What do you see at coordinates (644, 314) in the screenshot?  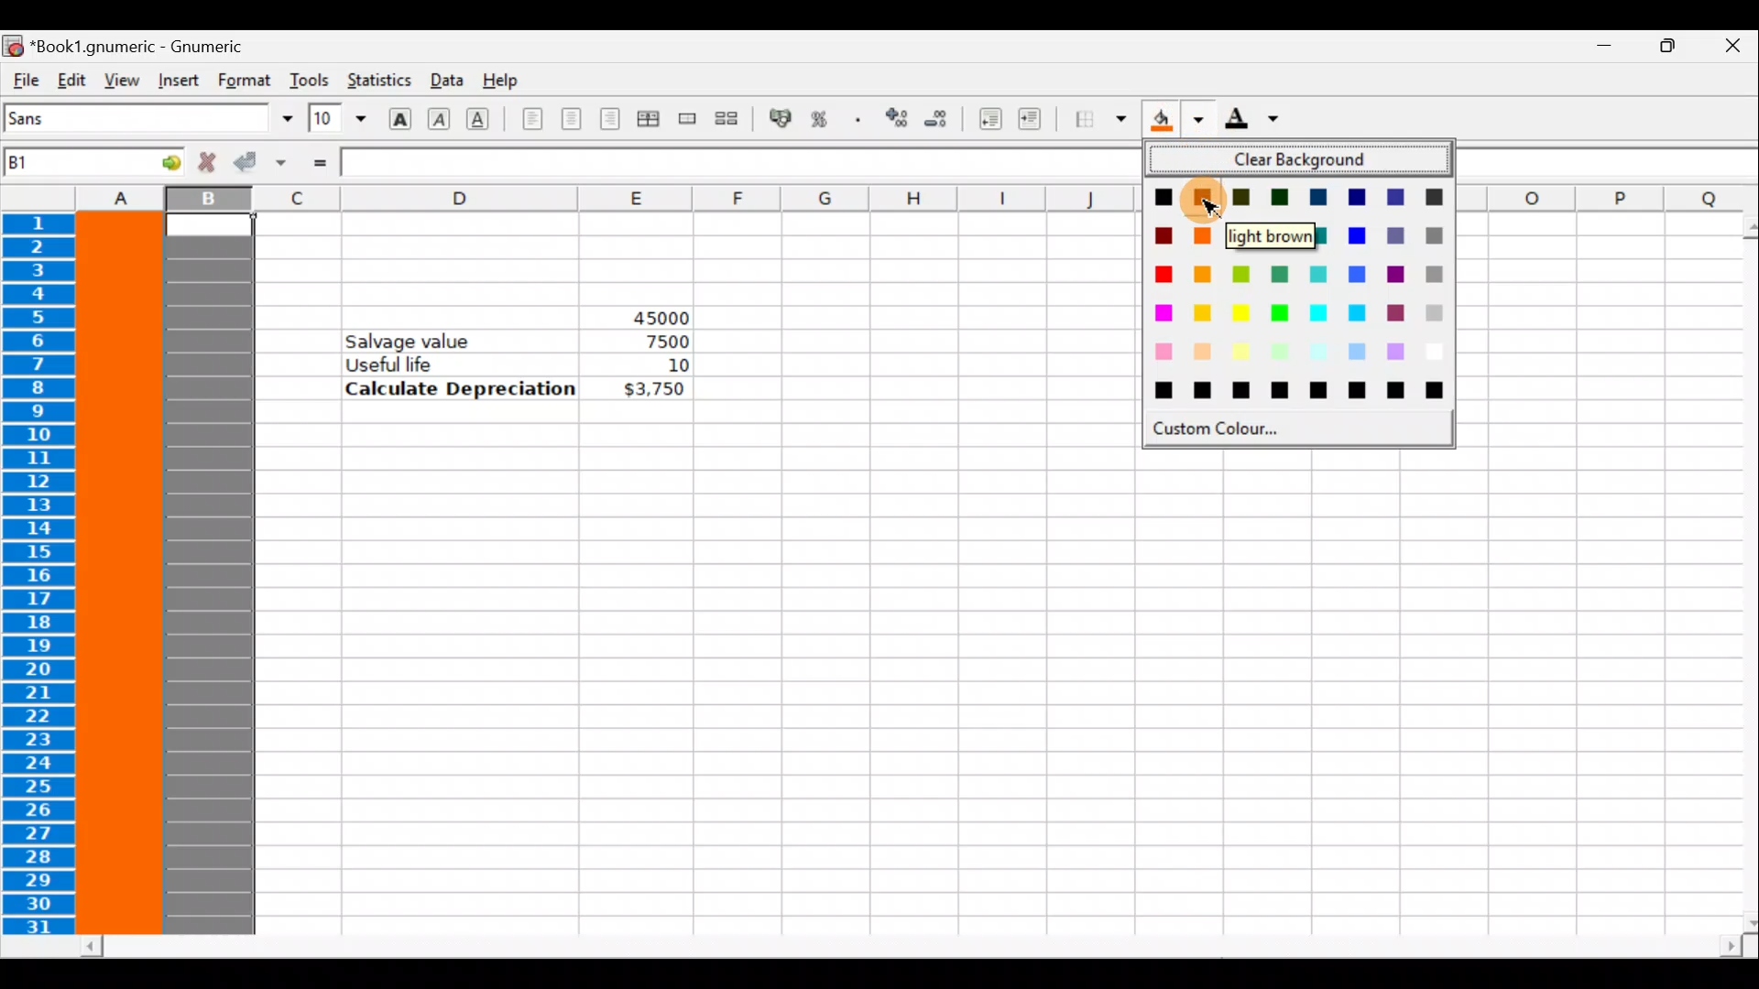 I see `45000` at bounding box center [644, 314].